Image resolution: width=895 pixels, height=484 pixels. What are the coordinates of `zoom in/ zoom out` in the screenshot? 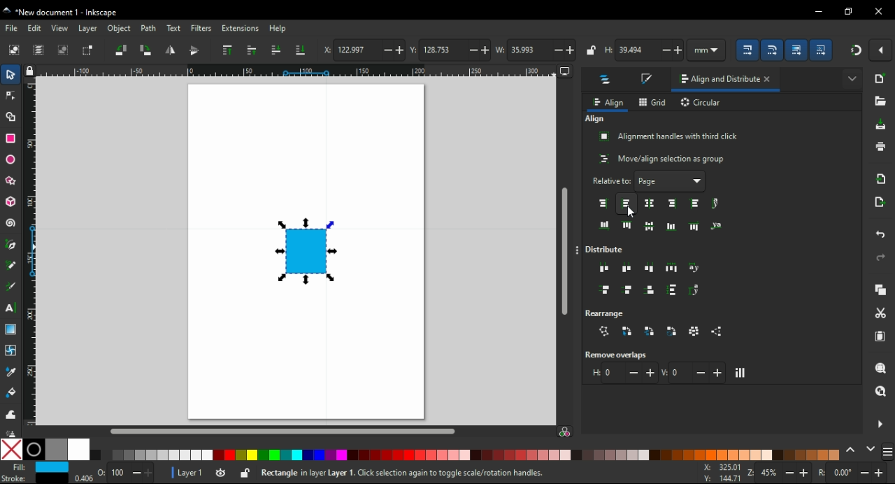 It's located at (779, 472).